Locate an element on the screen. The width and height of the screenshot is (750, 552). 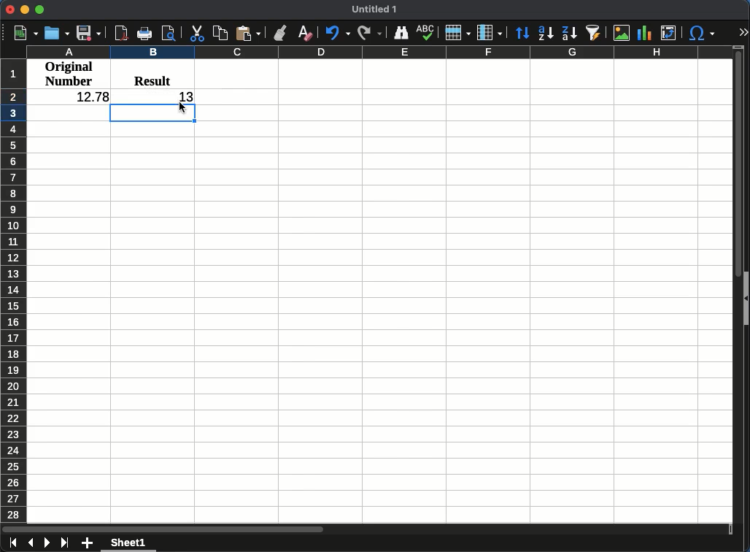
Column is located at coordinates (488, 33).